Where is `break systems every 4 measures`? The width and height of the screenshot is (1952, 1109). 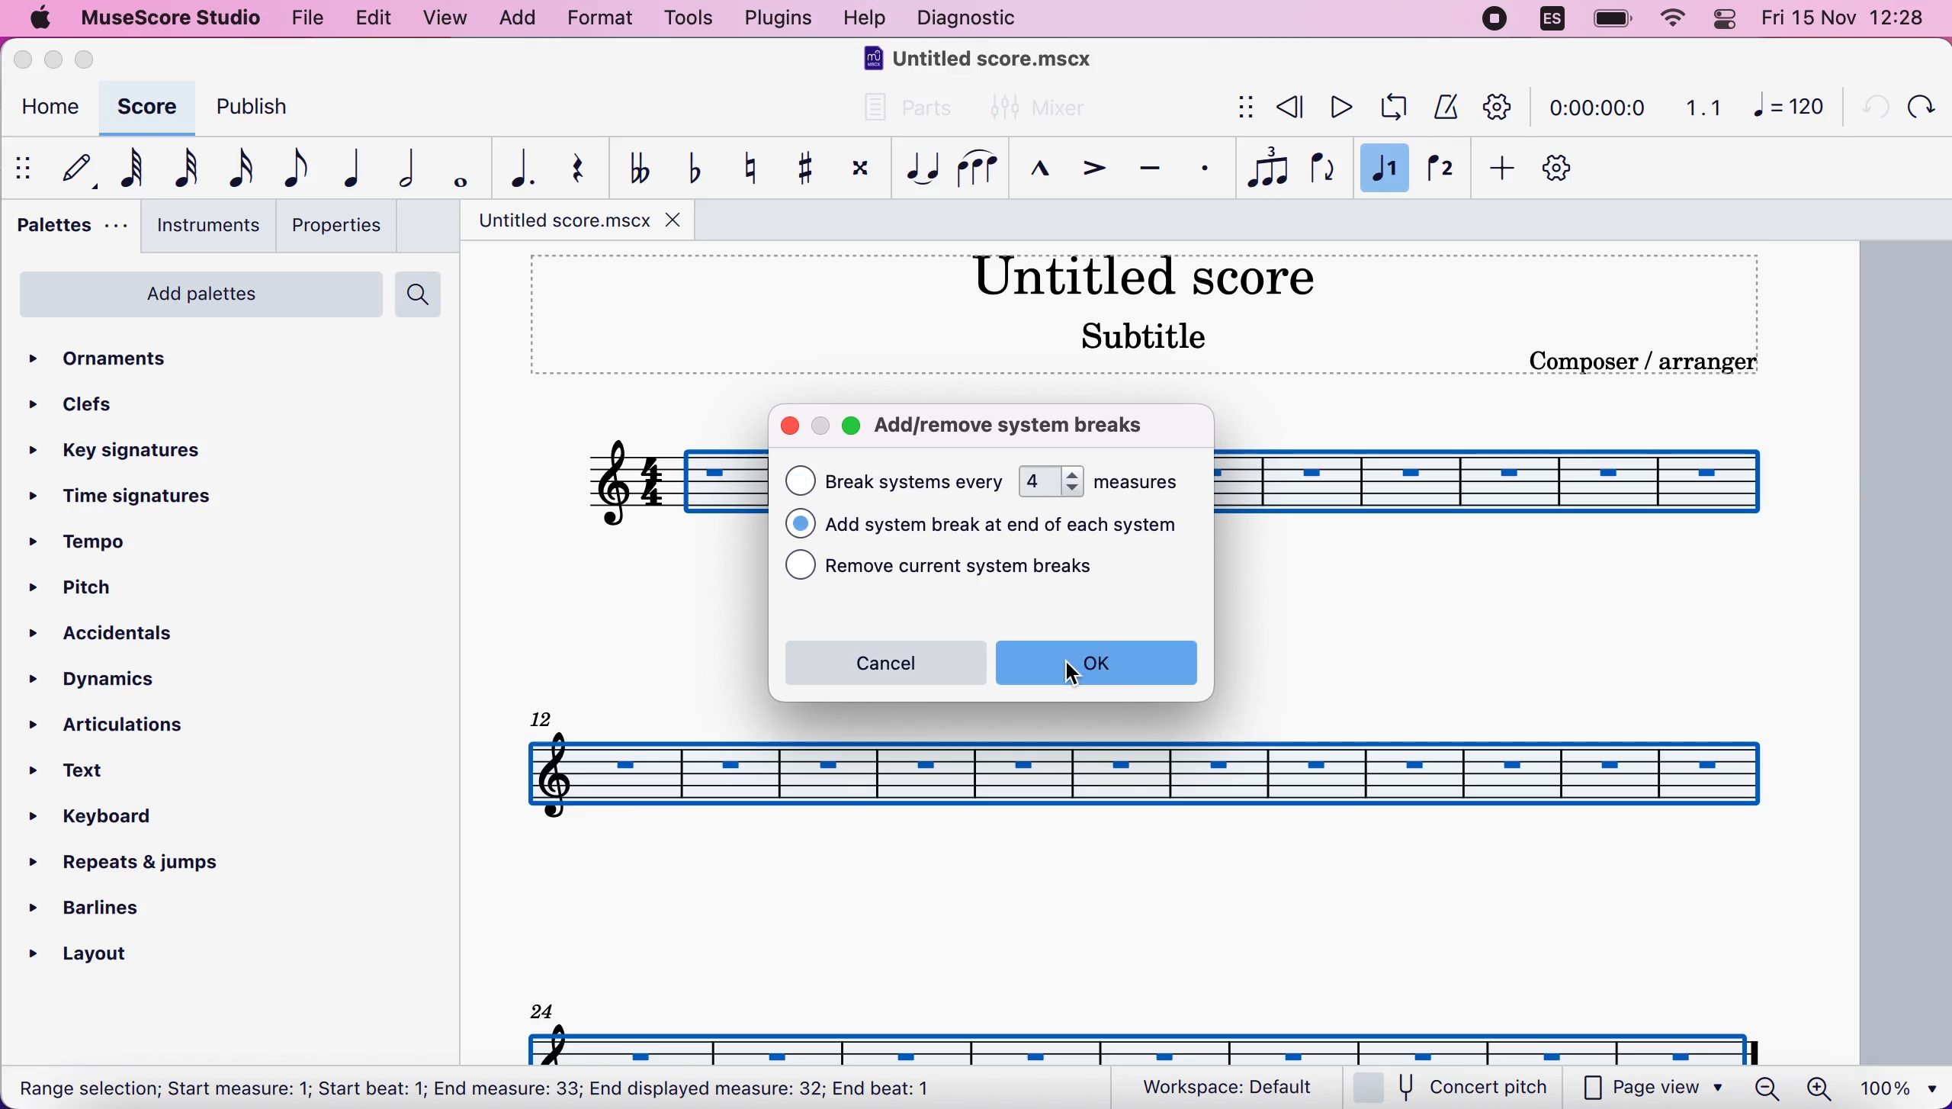 break systems every 4 measures is located at coordinates (1138, 480).